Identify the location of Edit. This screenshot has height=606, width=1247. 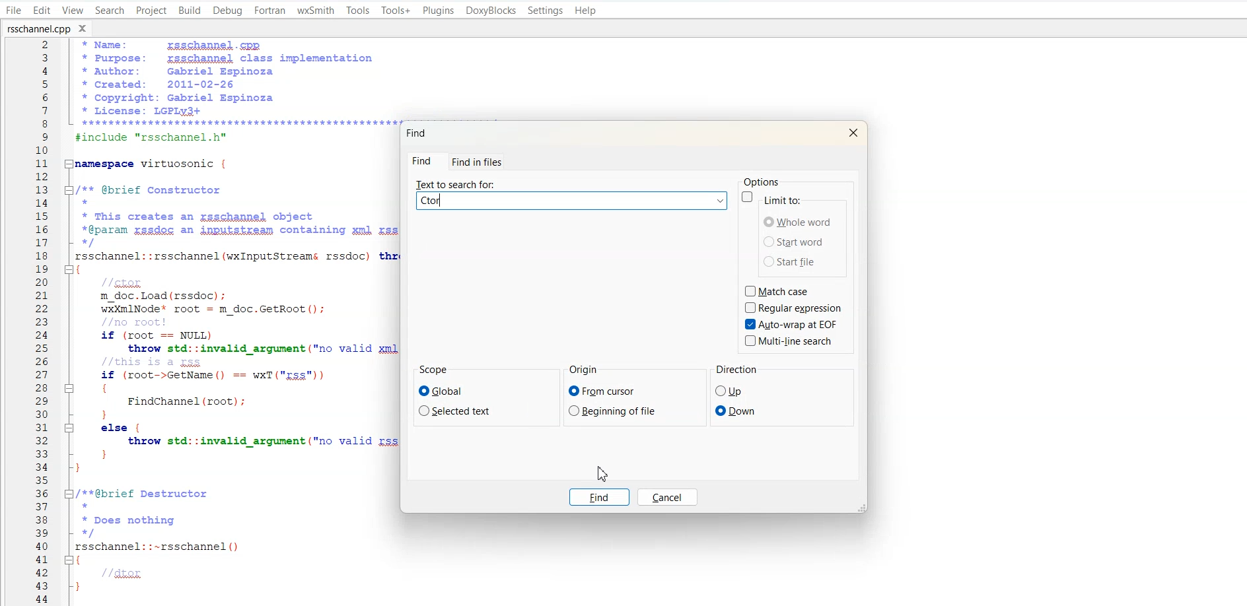
(41, 10).